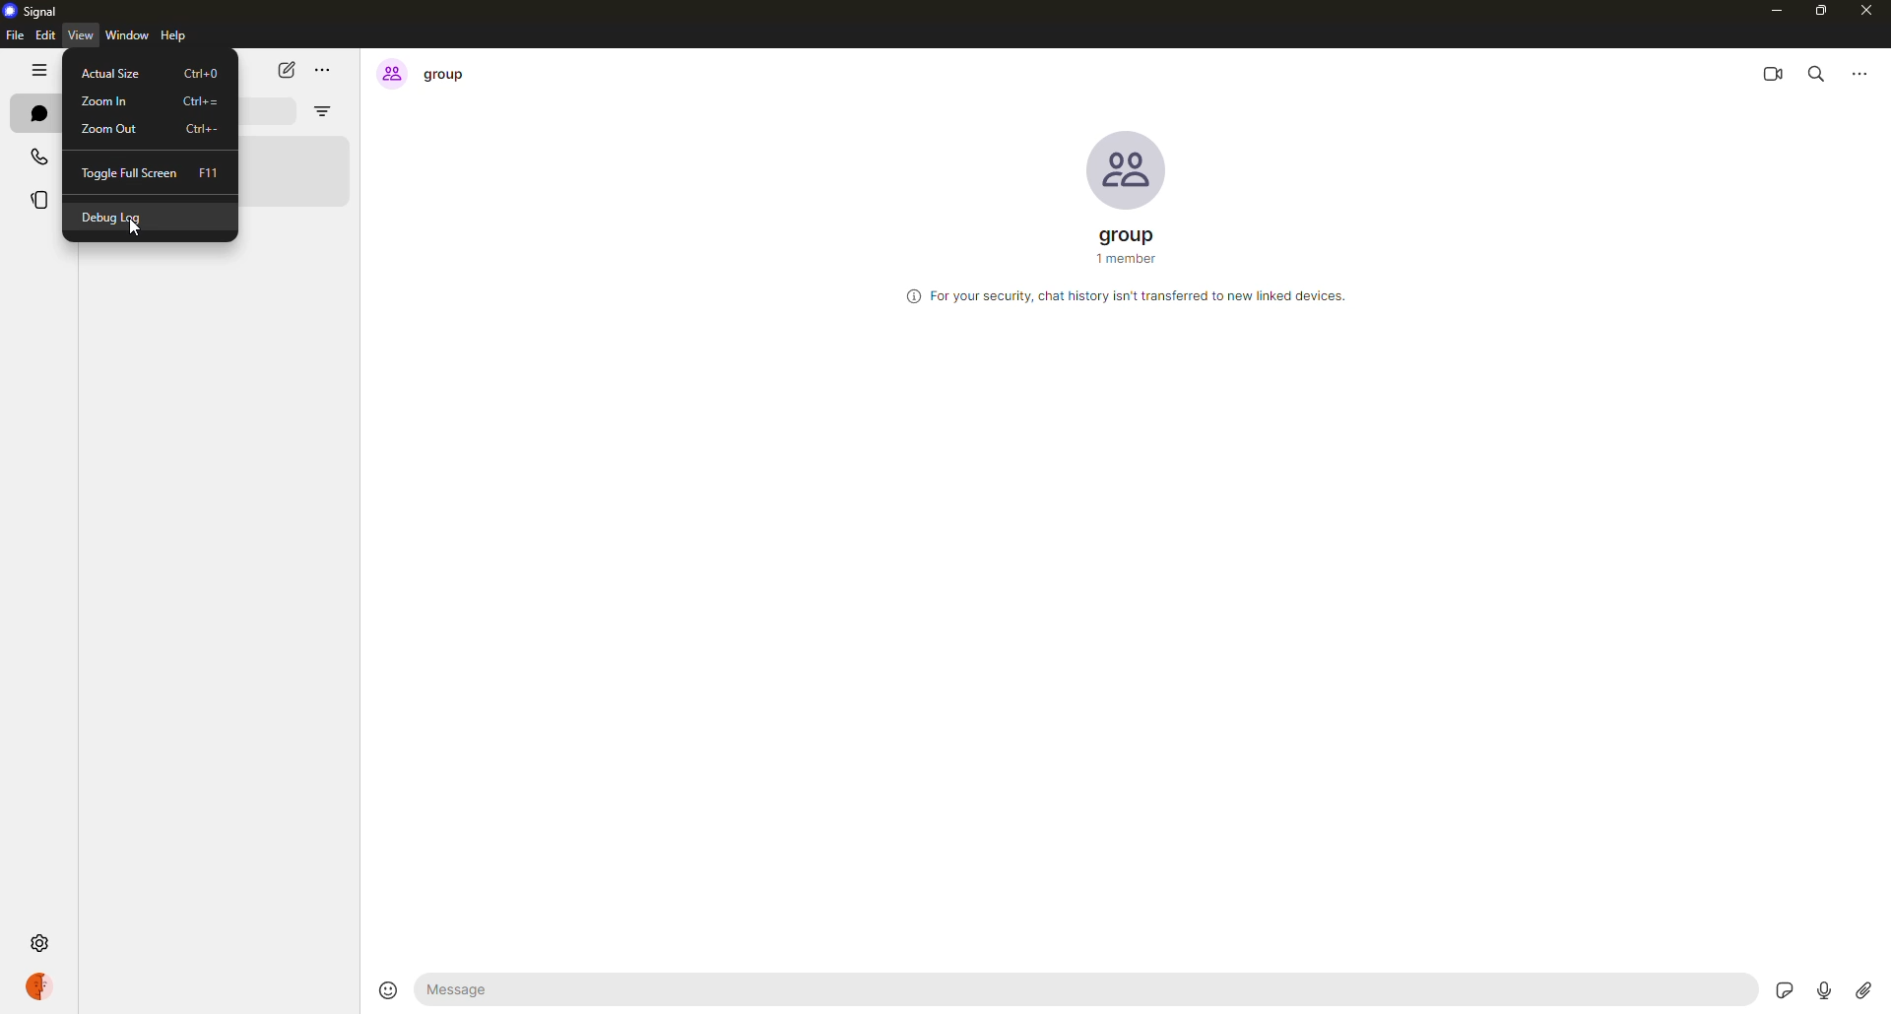 This screenshot has height=1014, width=1891. Describe the element at coordinates (321, 111) in the screenshot. I see `filter` at that location.